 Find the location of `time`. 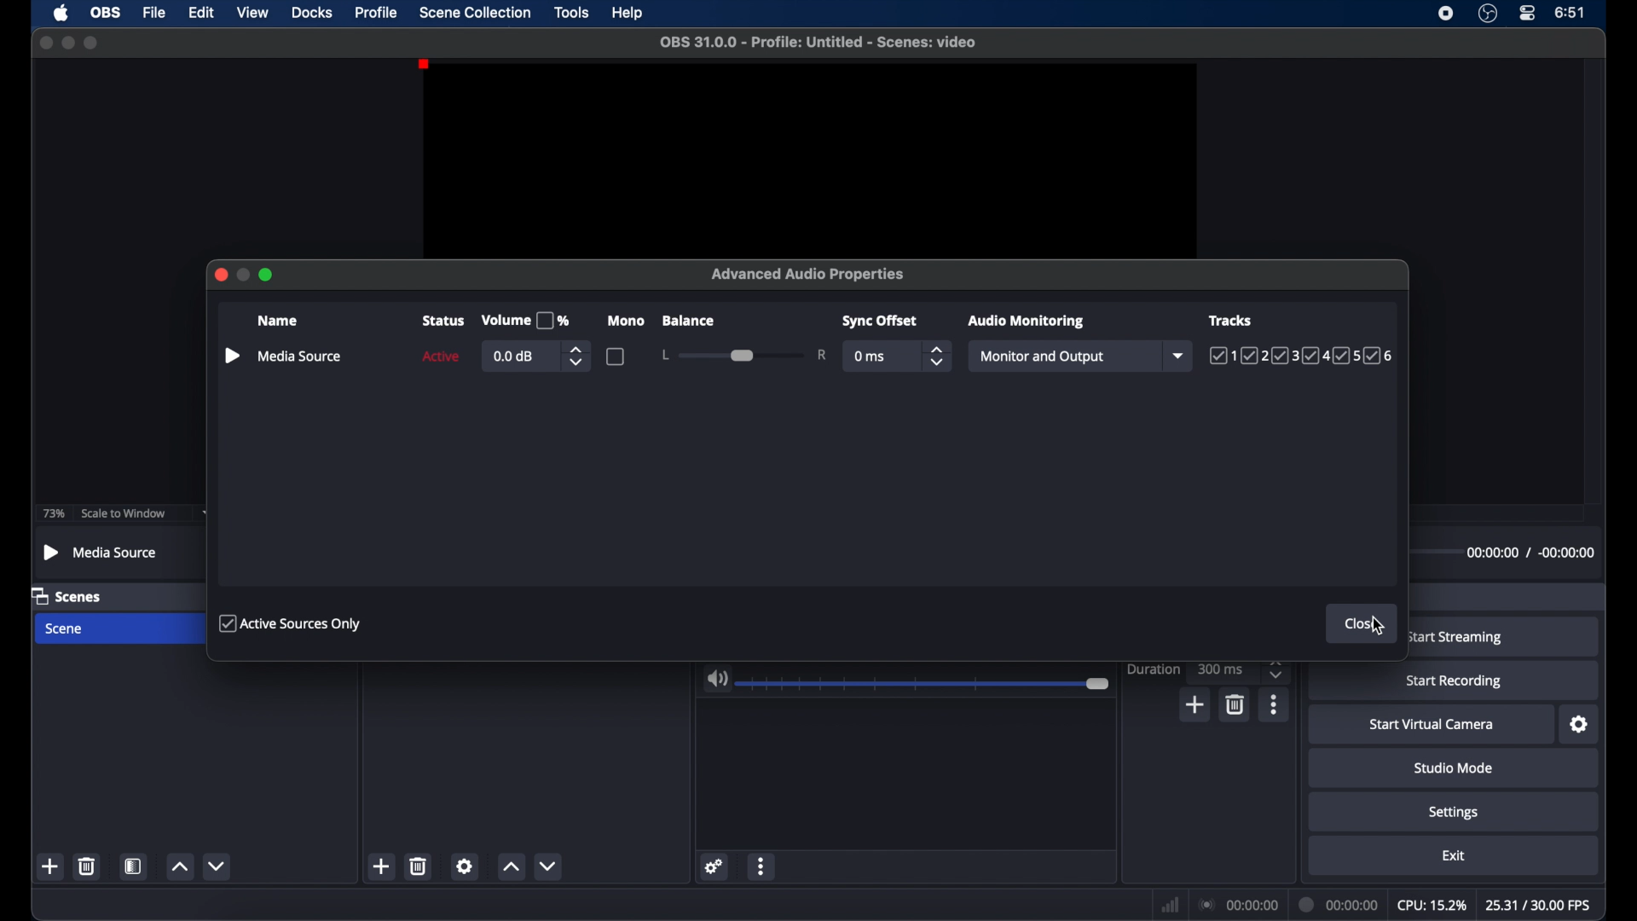

time is located at coordinates (1570, 11).